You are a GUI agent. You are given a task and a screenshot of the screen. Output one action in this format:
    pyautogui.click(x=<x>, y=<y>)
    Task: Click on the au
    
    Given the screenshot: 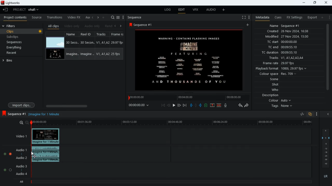 What is the action you would take?
    pyautogui.click(x=87, y=17)
    